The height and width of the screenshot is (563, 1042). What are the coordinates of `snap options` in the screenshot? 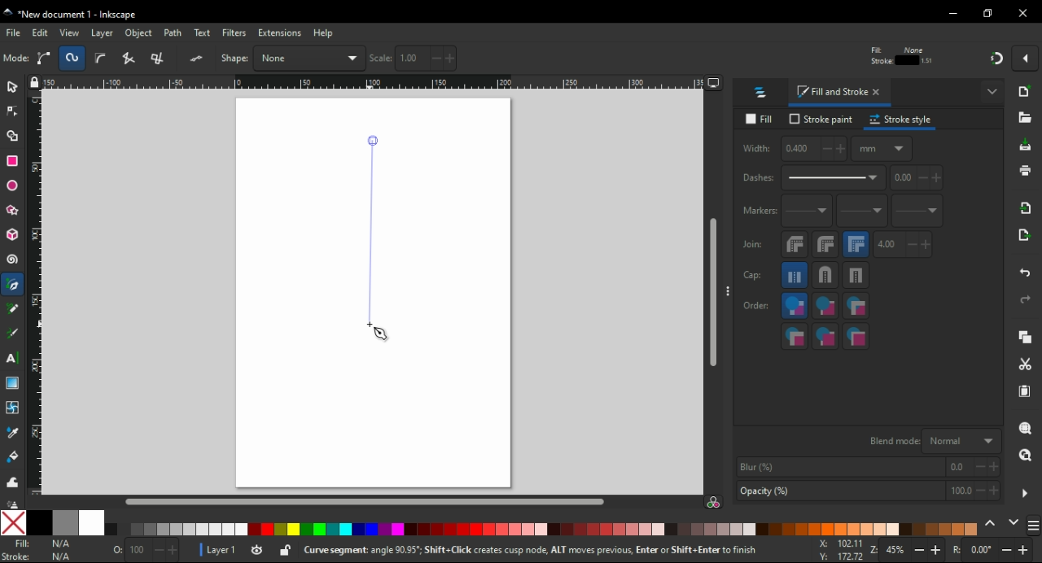 It's located at (1027, 57).